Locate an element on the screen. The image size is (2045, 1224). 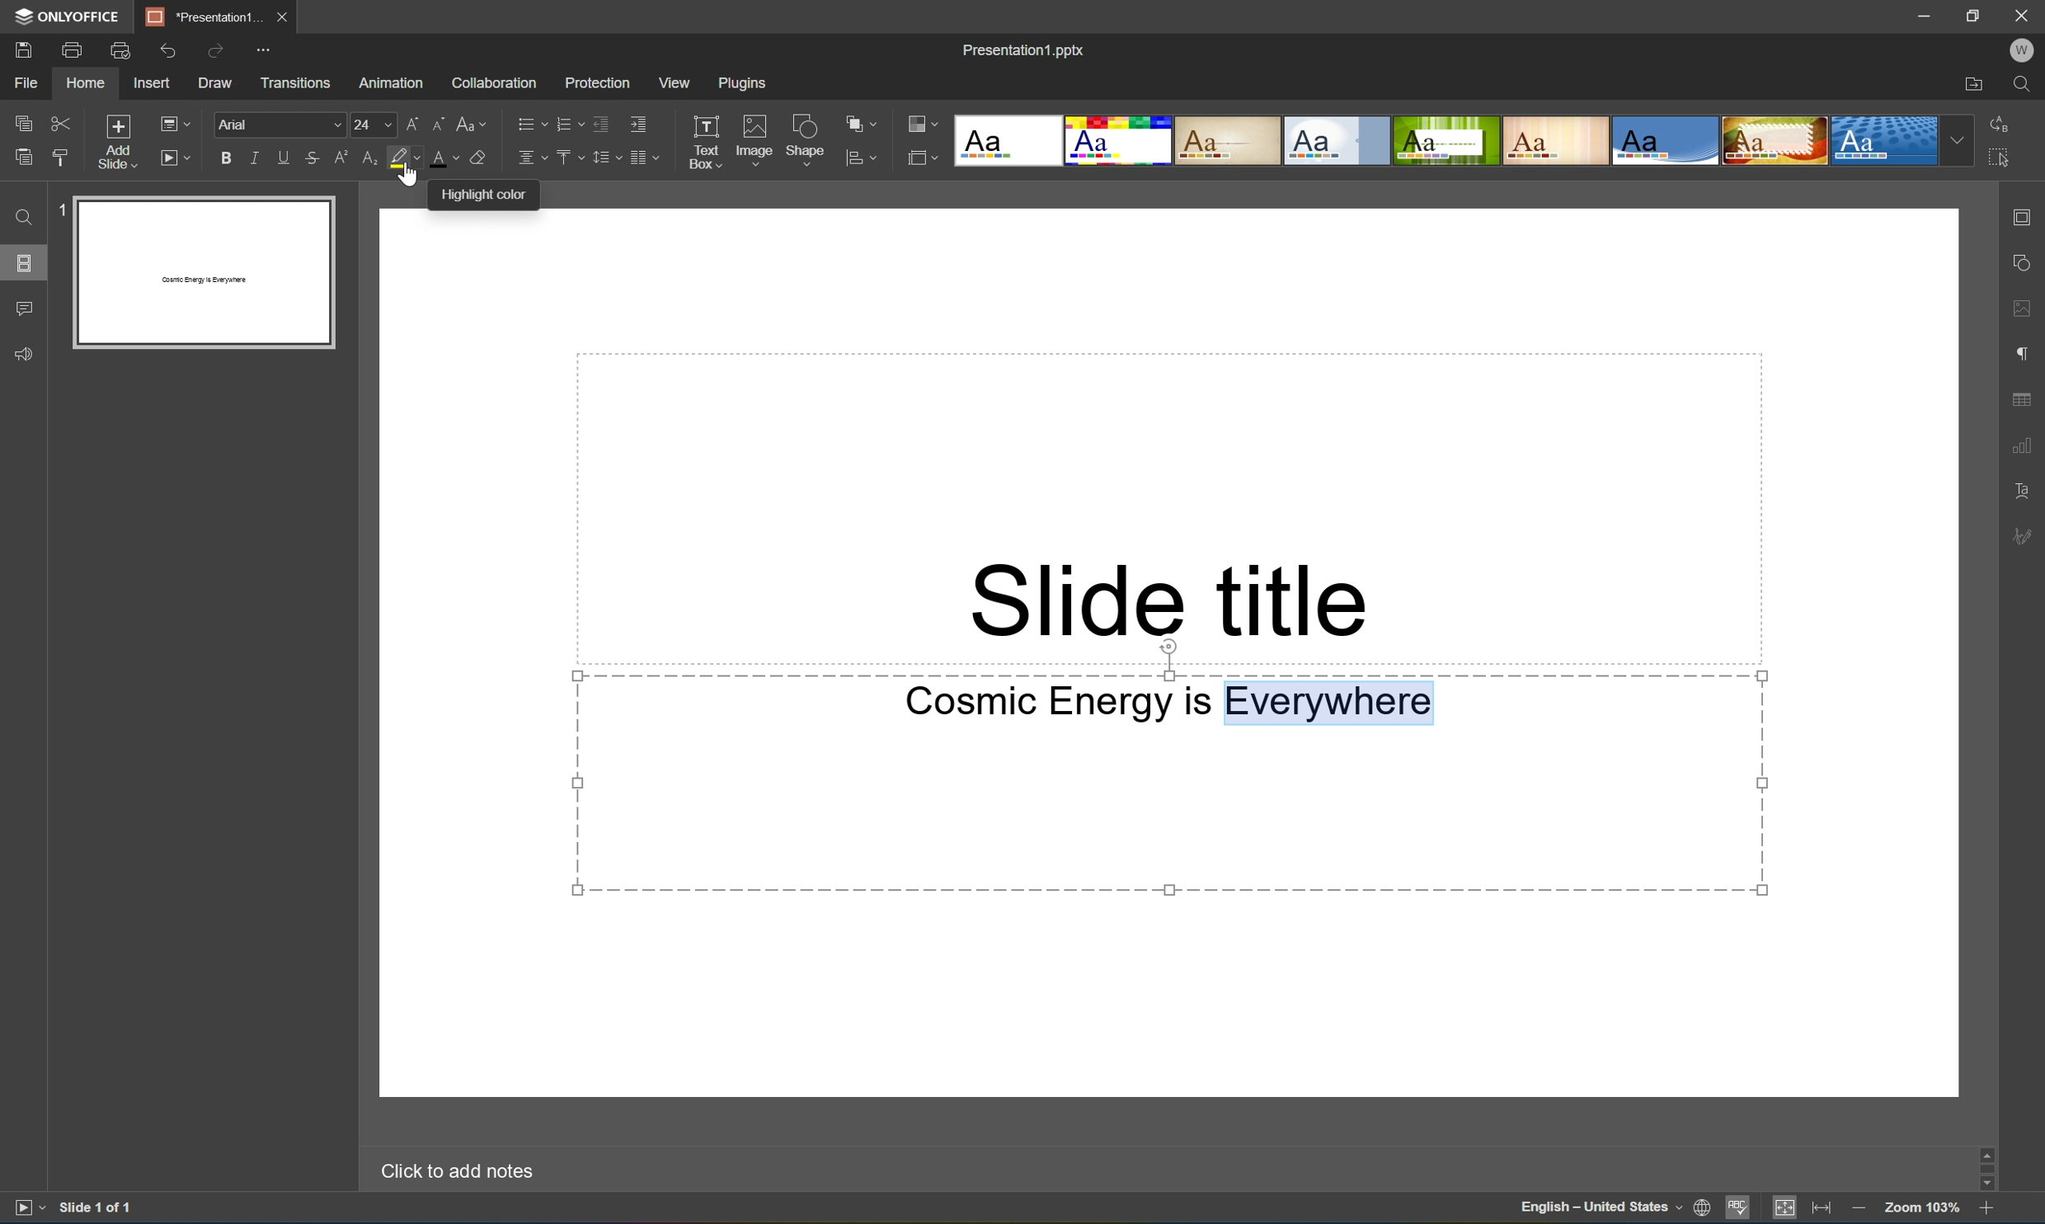
Print is located at coordinates (74, 50).